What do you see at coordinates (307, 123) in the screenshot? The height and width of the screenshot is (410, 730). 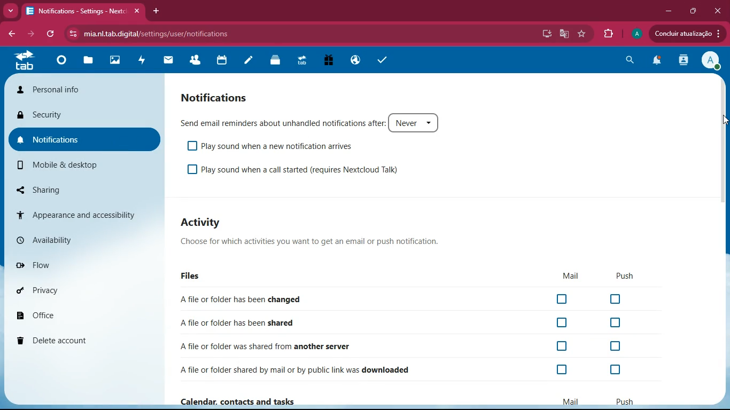 I see `Send email reminders about unhandled notifications after: Never` at bounding box center [307, 123].